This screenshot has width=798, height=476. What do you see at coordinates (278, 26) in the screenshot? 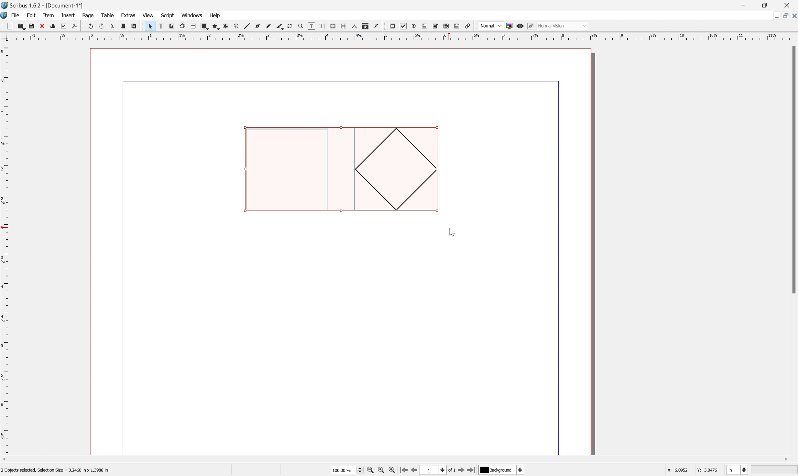
I see `calligraphic line` at bounding box center [278, 26].